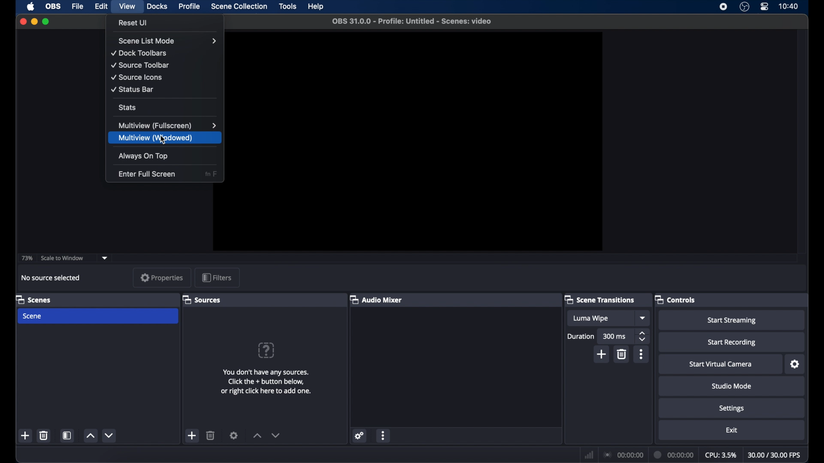 The height and width of the screenshot is (463, 824). Describe the element at coordinates (674, 454) in the screenshot. I see `00:00:00` at that location.